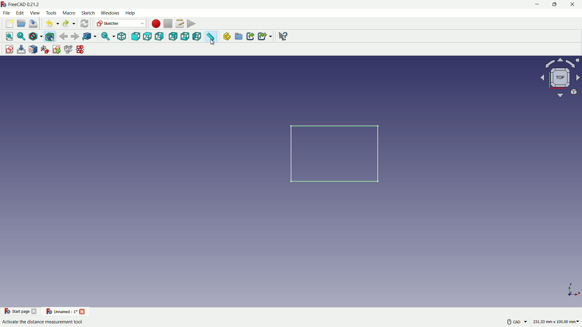 The width and height of the screenshot is (582, 327). I want to click on back view, so click(173, 36).